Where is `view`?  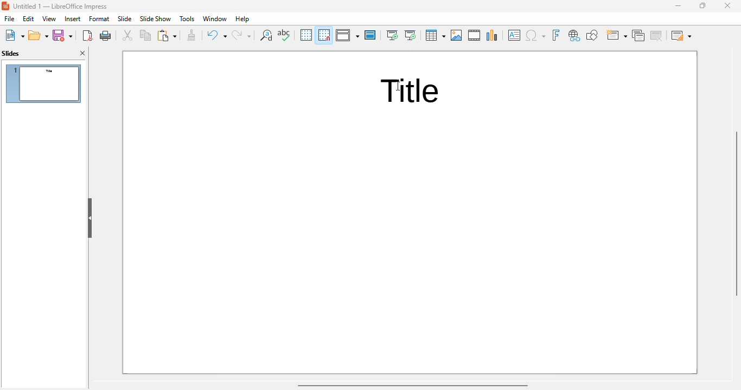
view is located at coordinates (49, 19).